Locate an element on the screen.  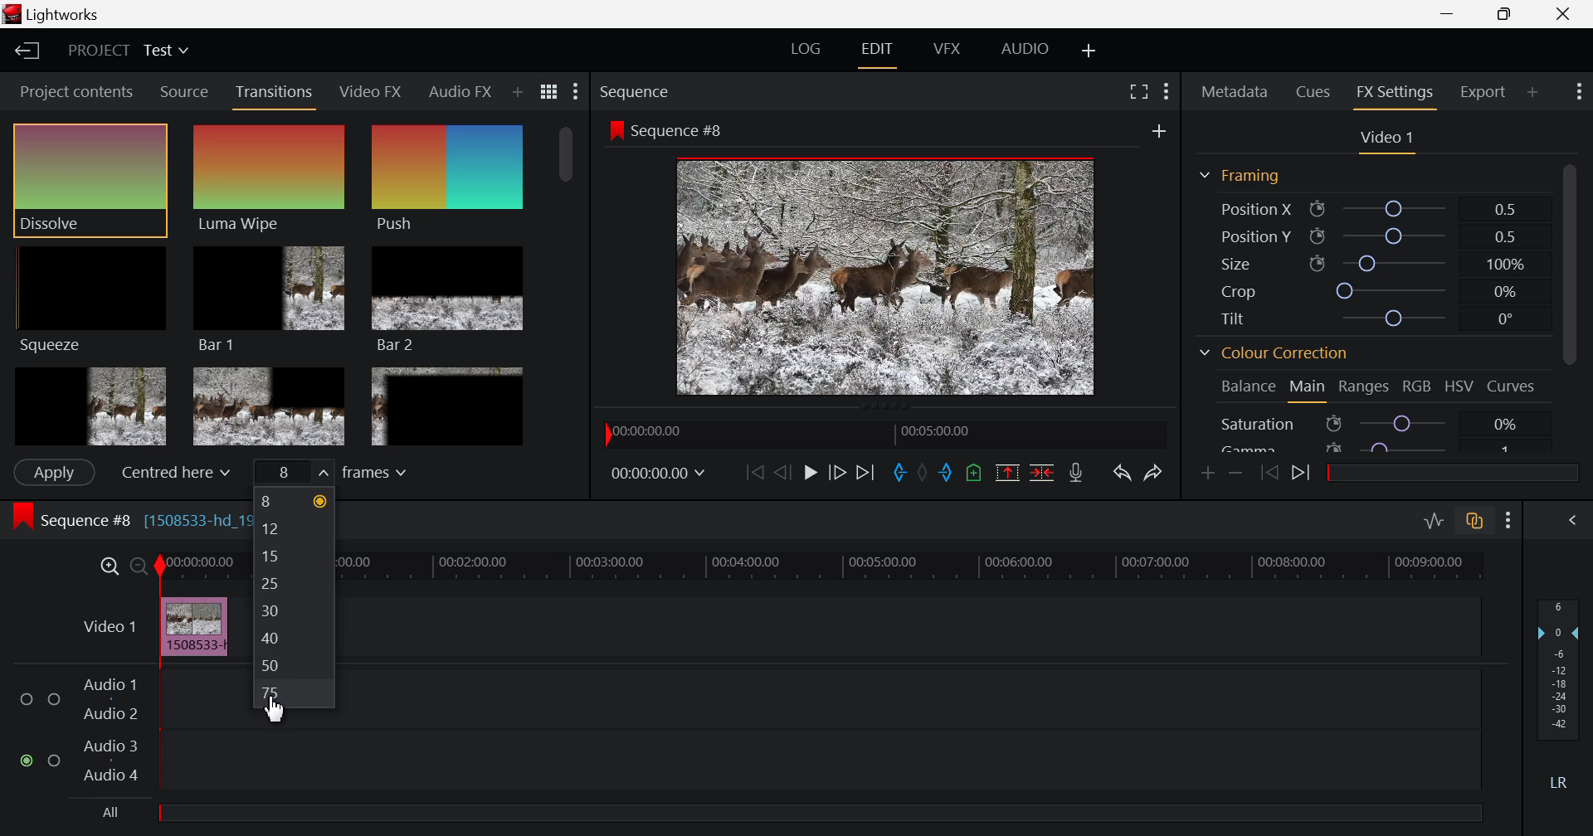
Window Title is located at coordinates (50, 14).